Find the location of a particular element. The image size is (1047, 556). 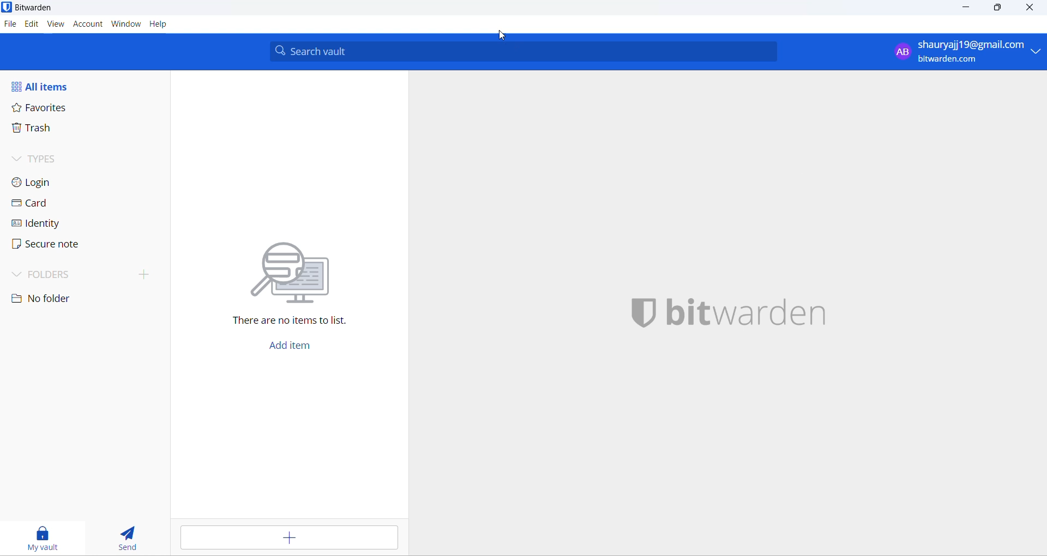

identity is located at coordinates (43, 225).